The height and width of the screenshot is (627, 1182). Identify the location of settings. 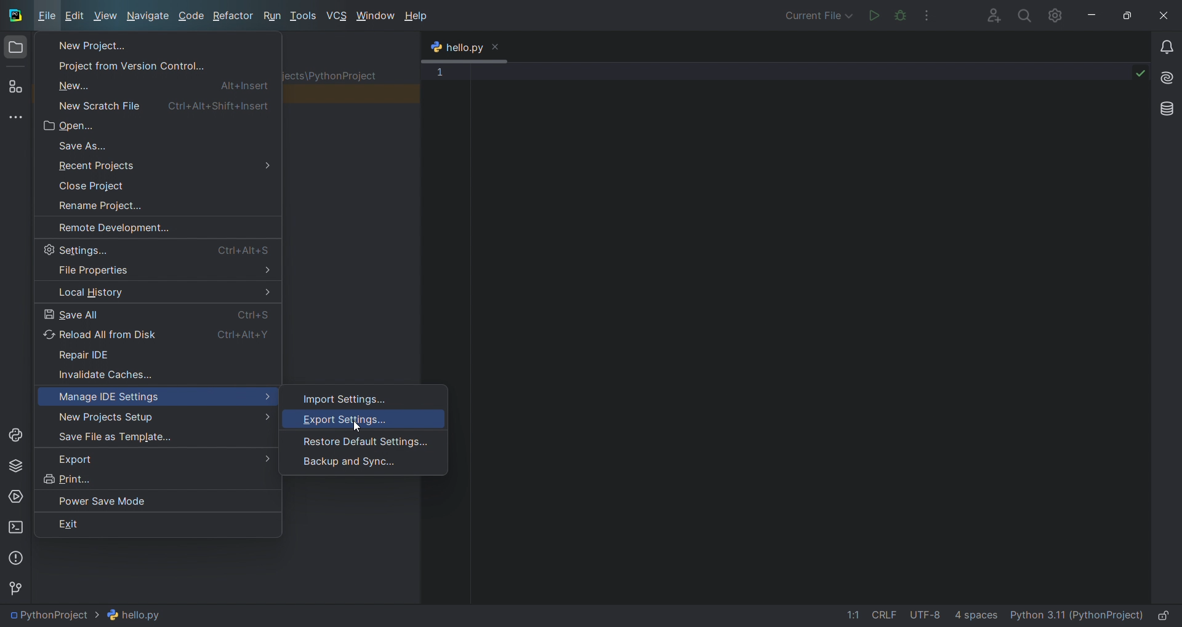
(1056, 14).